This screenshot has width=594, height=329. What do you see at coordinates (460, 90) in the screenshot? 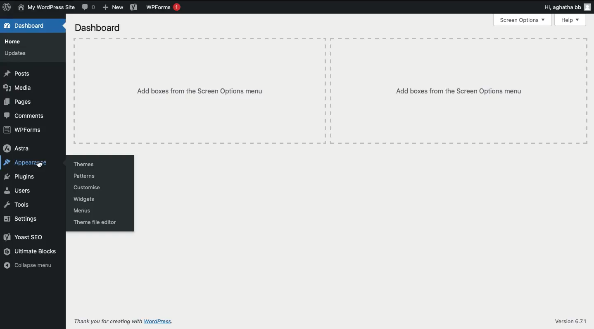
I see `Add boxes from the Screen Options menu` at bounding box center [460, 90].